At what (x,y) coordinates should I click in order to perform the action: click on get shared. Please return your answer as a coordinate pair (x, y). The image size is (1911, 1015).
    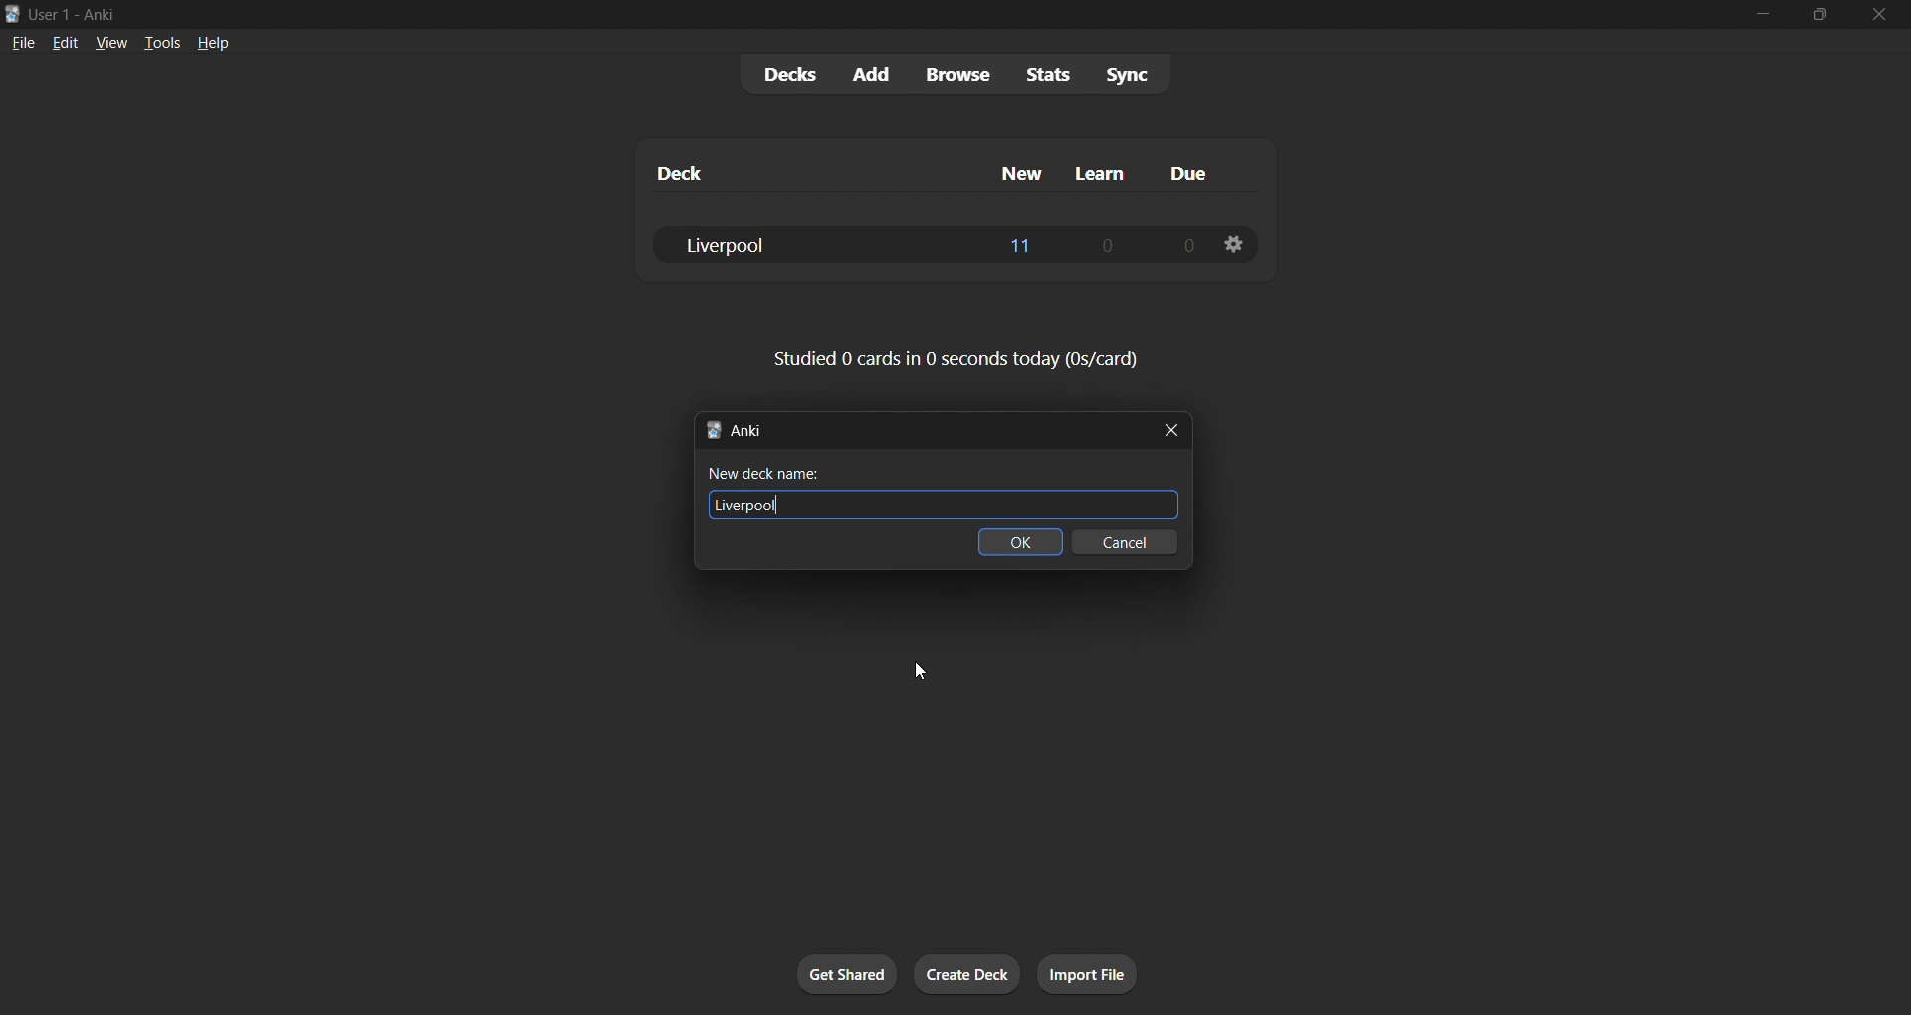
    Looking at the image, I should click on (838, 975).